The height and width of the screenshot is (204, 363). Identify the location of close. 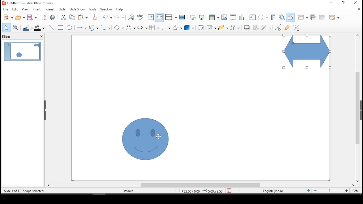
(360, 10).